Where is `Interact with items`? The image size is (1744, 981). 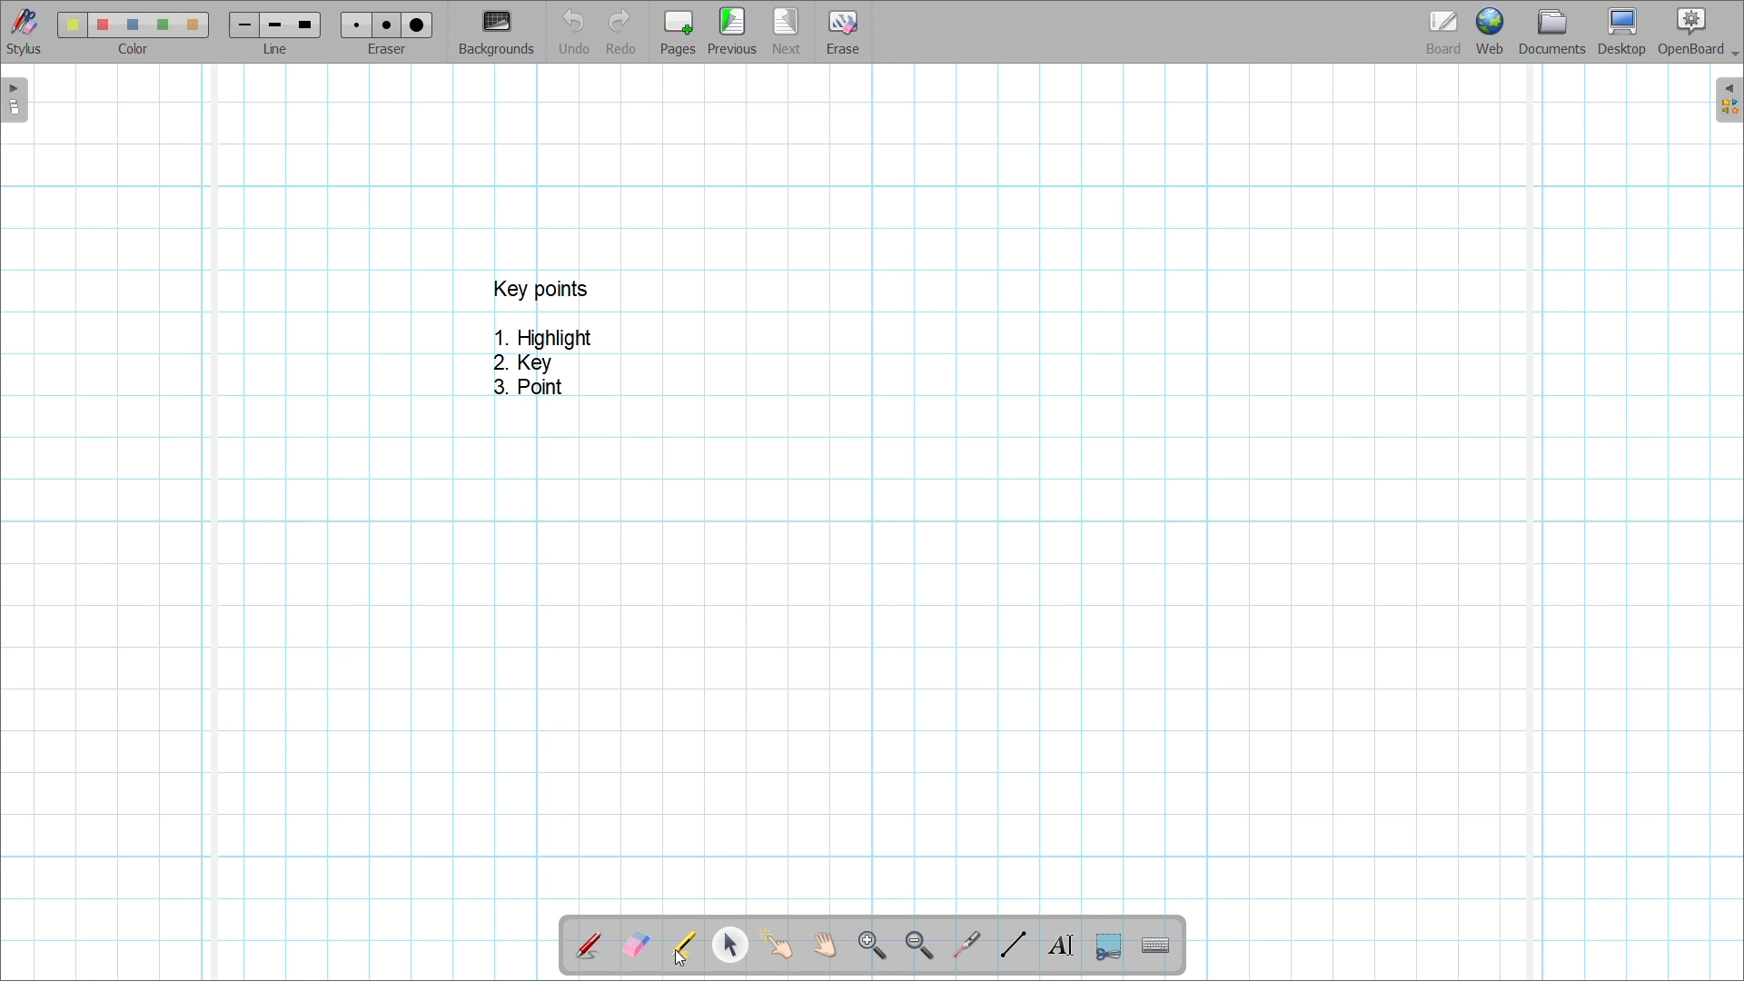
Interact with items is located at coordinates (776, 944).